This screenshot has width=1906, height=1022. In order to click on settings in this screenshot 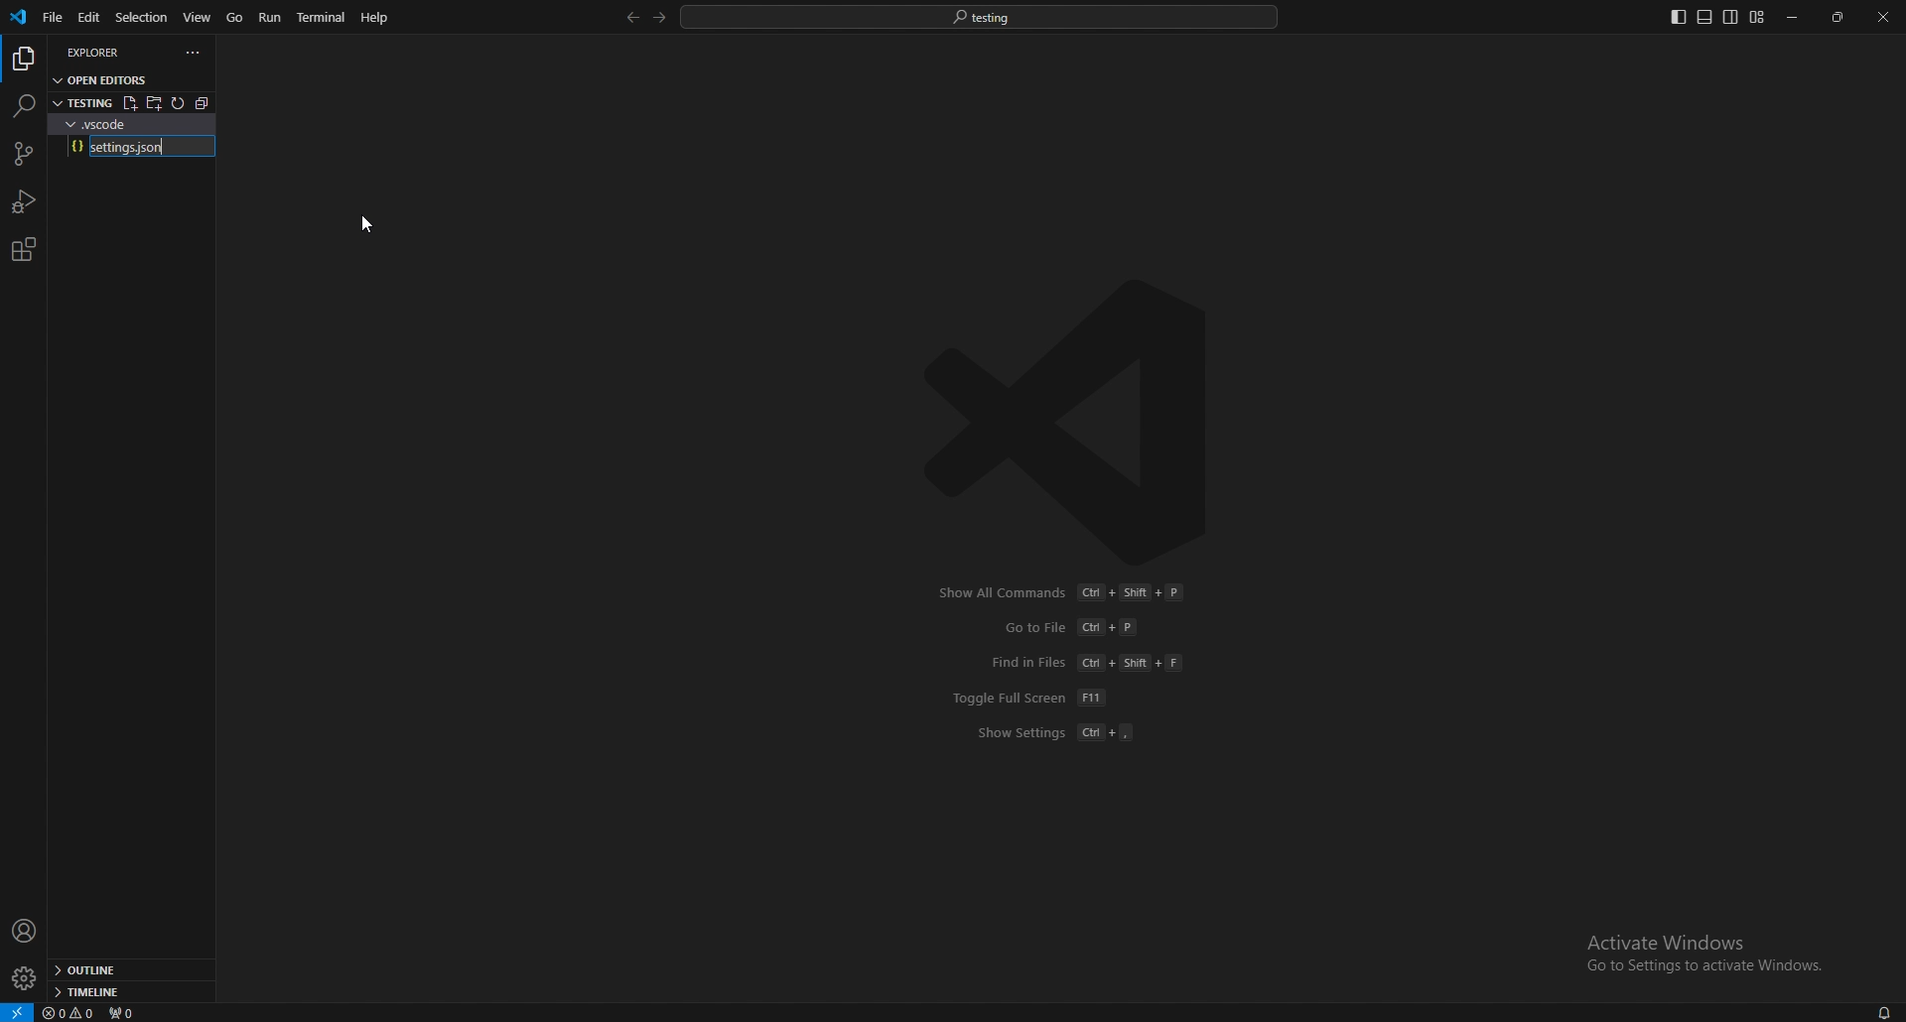, I will do `click(23, 979)`.